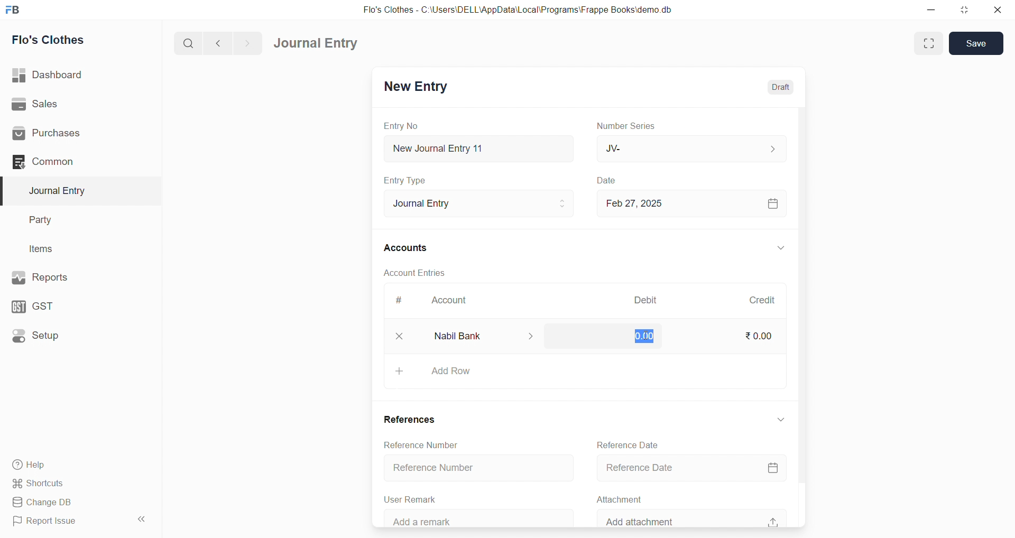  Describe the element at coordinates (399, 336) in the screenshot. I see `close` at that location.